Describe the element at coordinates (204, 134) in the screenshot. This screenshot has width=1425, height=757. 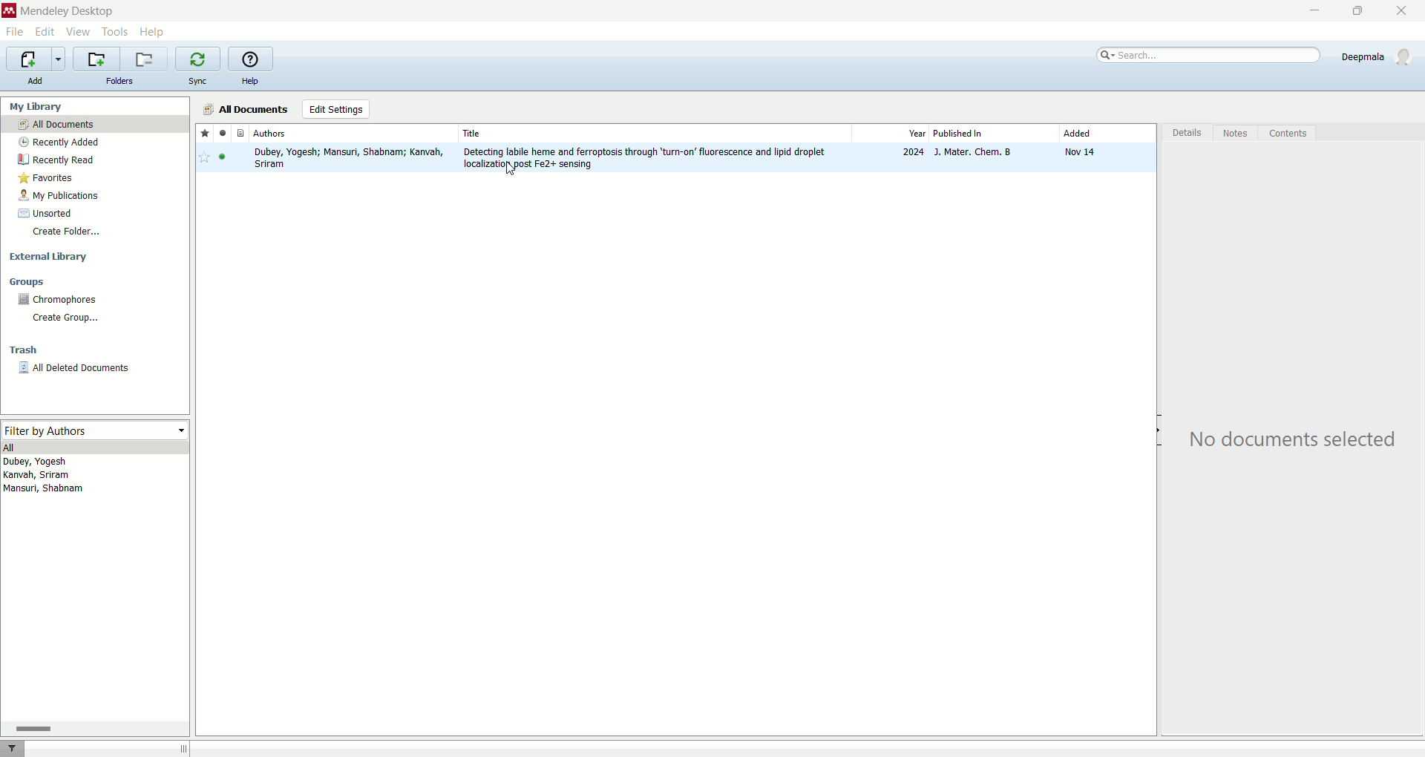
I see `favorite` at that location.